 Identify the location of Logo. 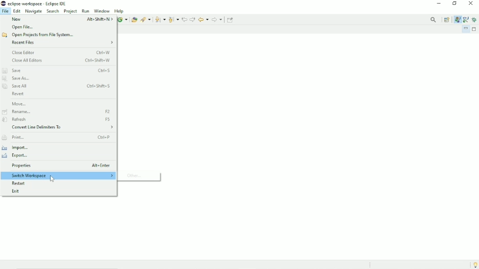
(3, 4).